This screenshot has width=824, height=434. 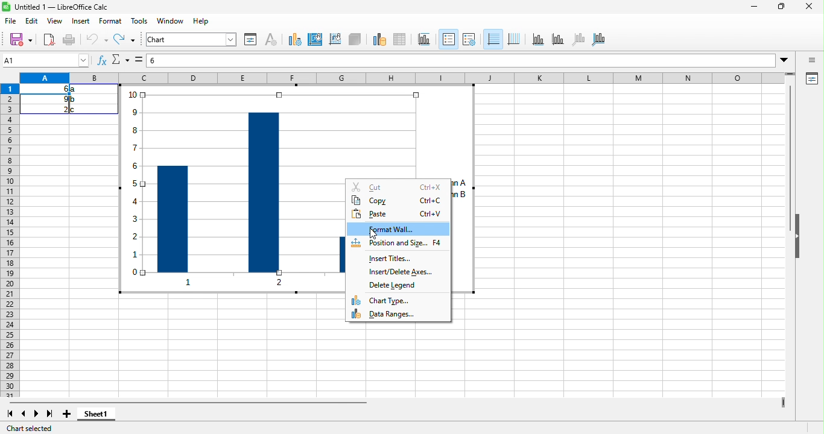 What do you see at coordinates (396, 286) in the screenshot?
I see `delete legend` at bounding box center [396, 286].